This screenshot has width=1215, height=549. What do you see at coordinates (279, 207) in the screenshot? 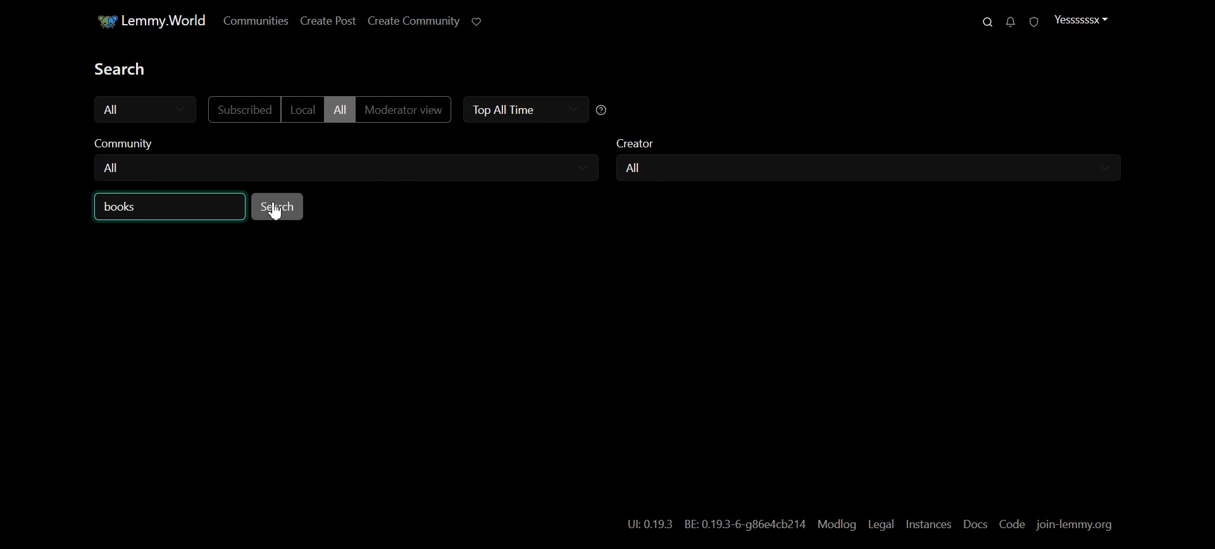
I see `Search` at bounding box center [279, 207].